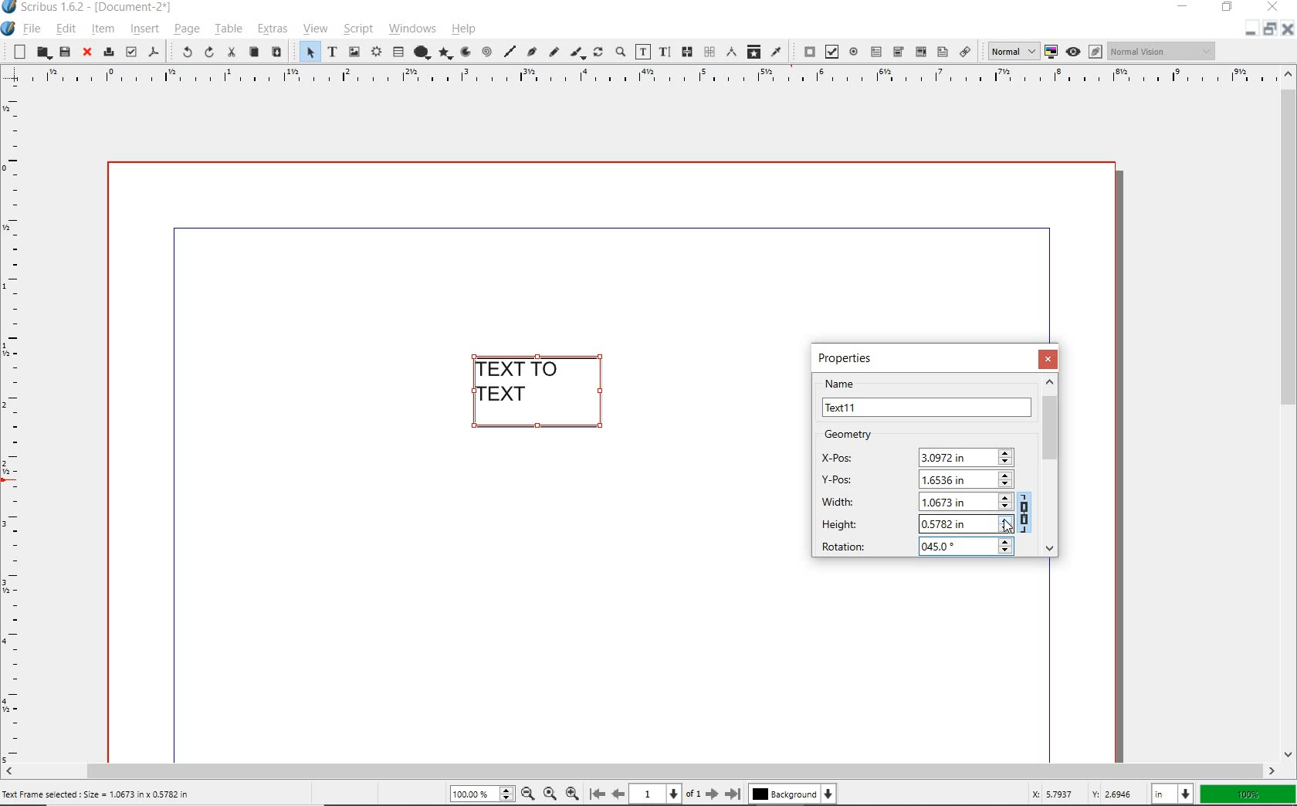 The height and width of the screenshot is (806, 1297). Describe the element at coordinates (66, 29) in the screenshot. I see `edit` at that location.